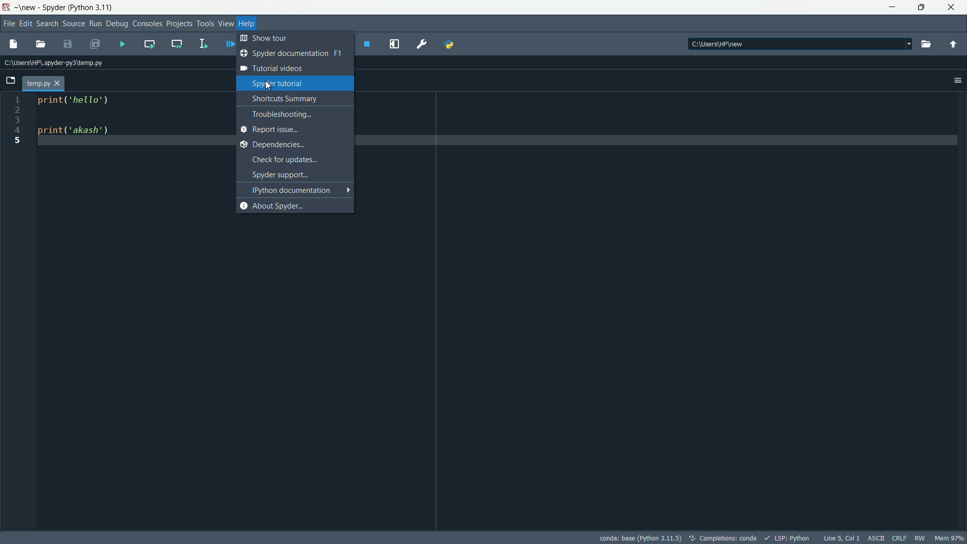 This screenshot has height=544, width=967. I want to click on preferences, so click(421, 44).